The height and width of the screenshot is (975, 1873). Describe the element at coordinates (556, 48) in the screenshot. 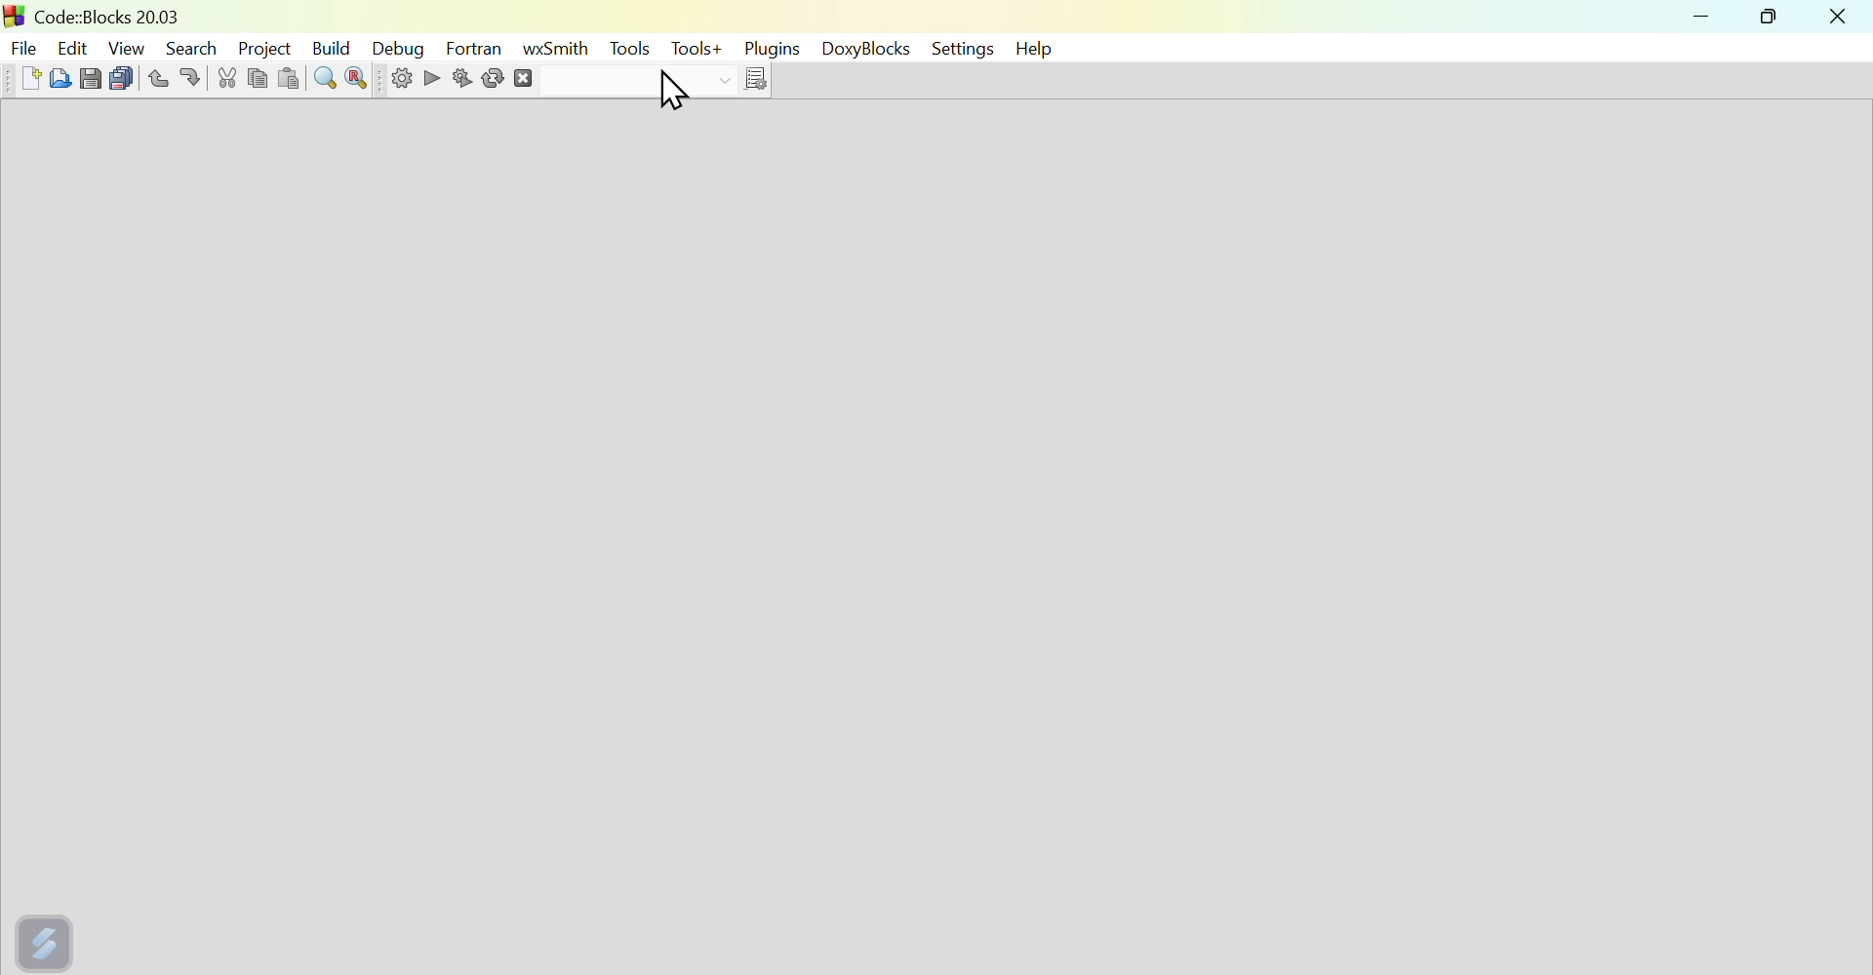

I see `WX Smith` at that location.